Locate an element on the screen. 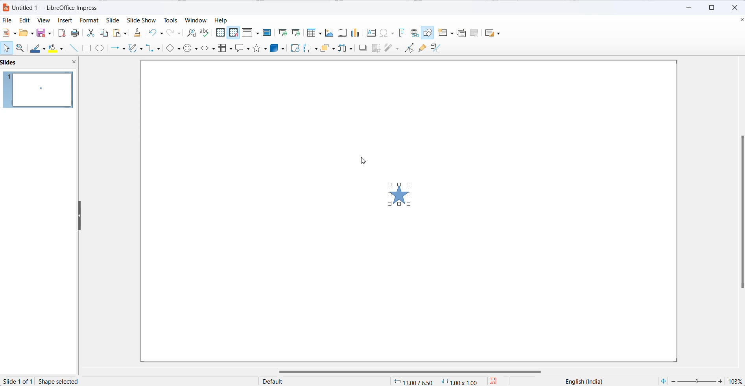  format is located at coordinates (90, 20).